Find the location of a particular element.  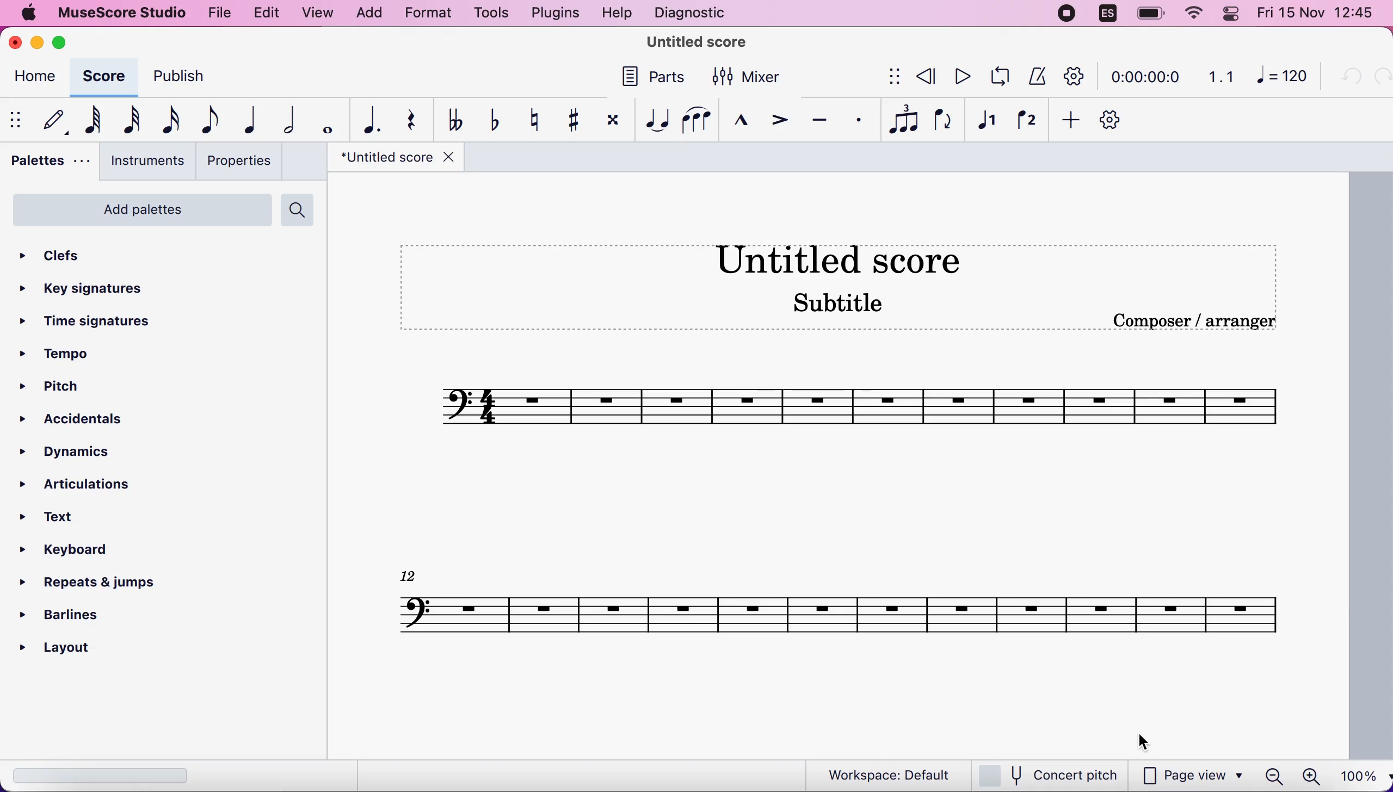

playback loop is located at coordinates (1004, 75).